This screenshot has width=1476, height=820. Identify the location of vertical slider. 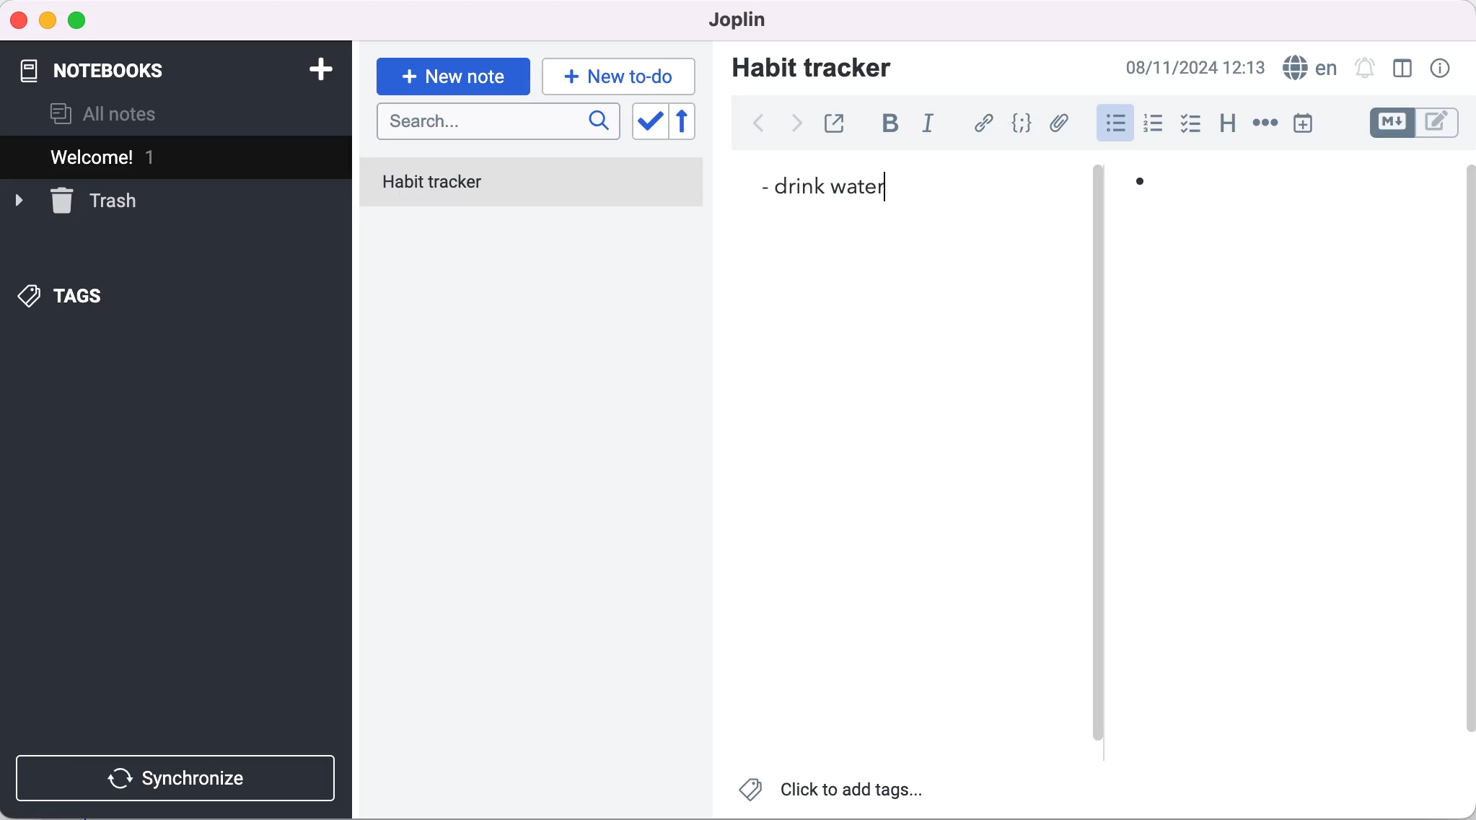
(1098, 455).